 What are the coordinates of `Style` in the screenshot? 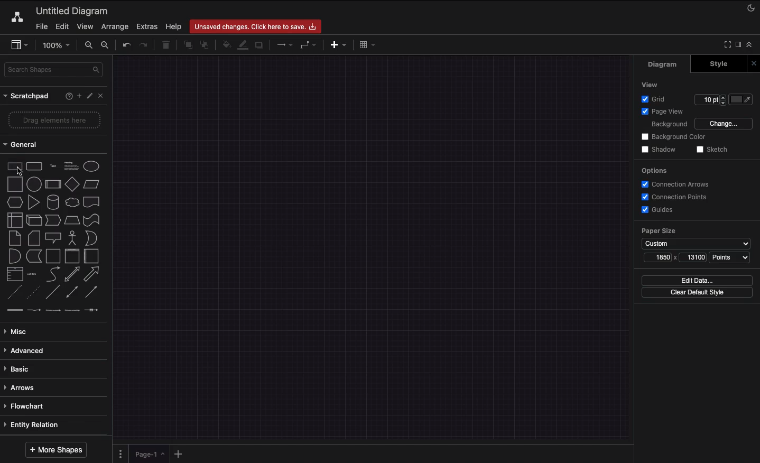 It's located at (720, 64).